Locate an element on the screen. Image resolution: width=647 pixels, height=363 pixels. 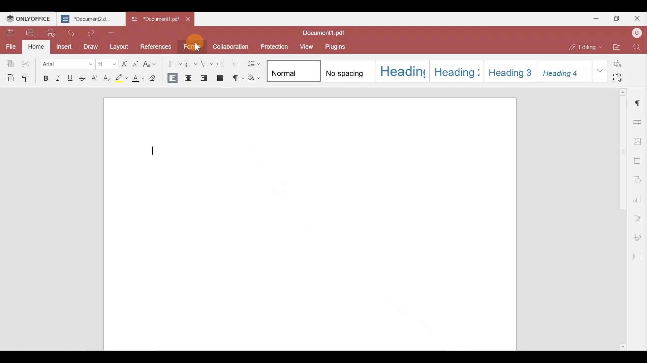
Undo is located at coordinates (69, 33).